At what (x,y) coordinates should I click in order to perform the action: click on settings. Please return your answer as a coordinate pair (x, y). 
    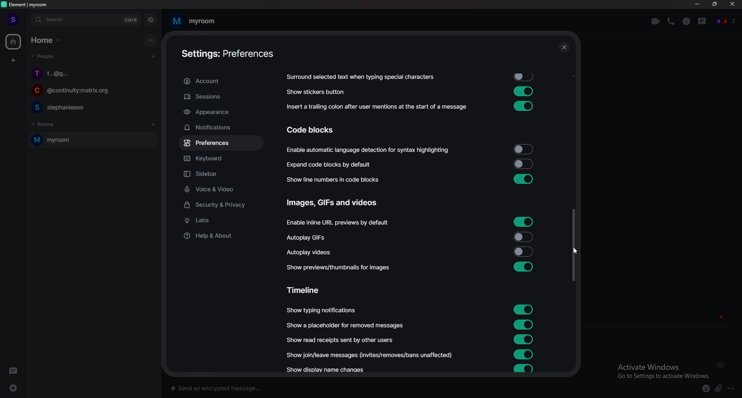
    Looking at the image, I should click on (18, 388).